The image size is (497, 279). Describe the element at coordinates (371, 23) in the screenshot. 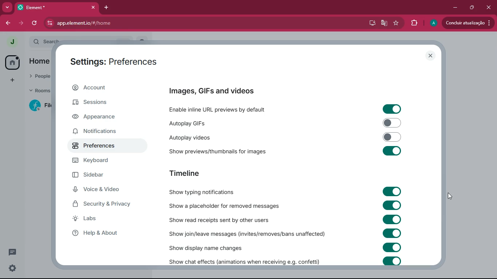

I see `desktop` at that location.